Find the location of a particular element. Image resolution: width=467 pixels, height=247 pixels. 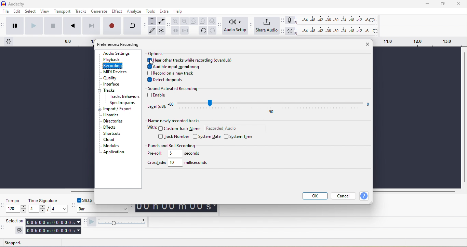

playback level is located at coordinates (336, 31).